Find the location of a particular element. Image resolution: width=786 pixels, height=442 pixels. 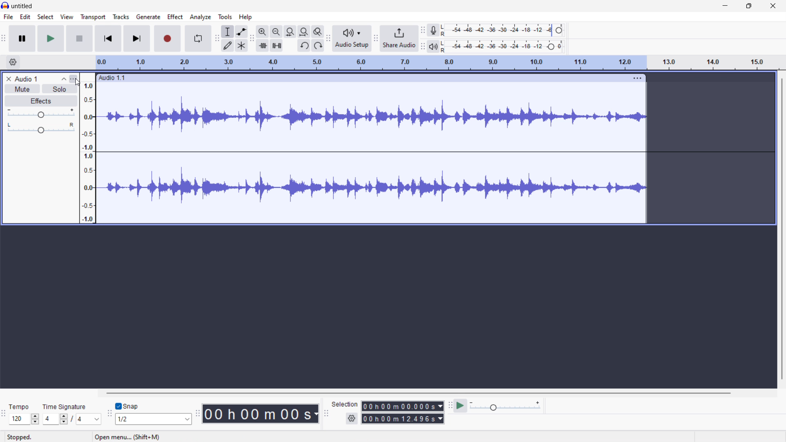

Selection is located at coordinates (345, 404).